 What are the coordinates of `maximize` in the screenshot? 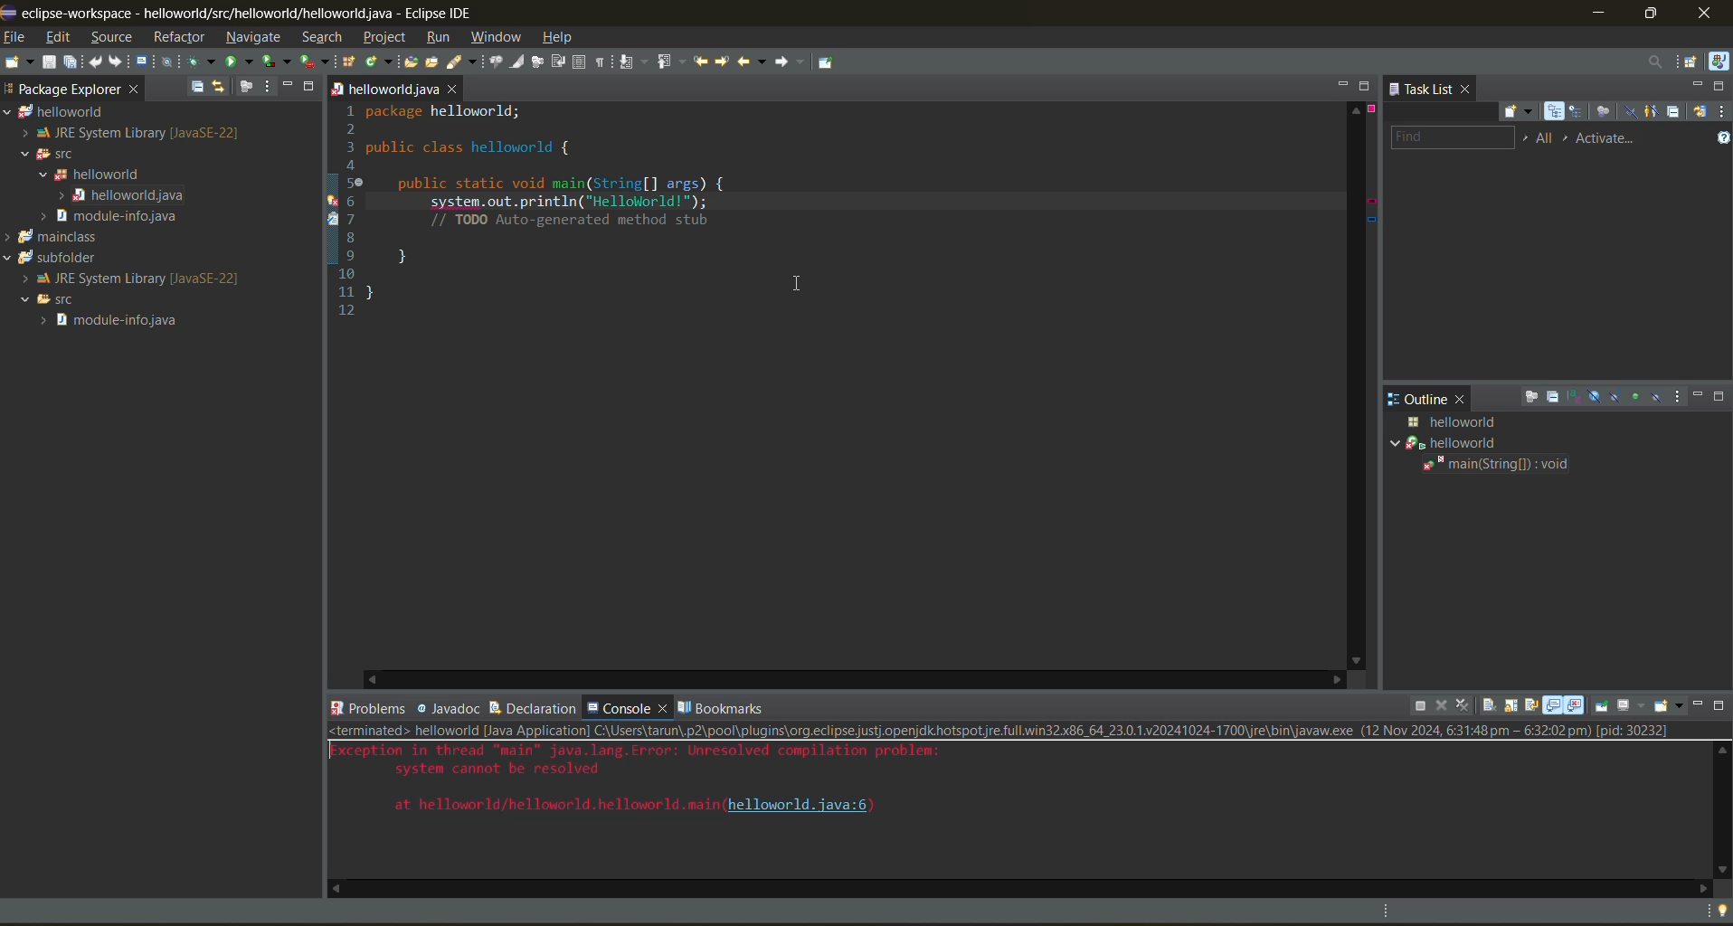 It's located at (1722, 88).